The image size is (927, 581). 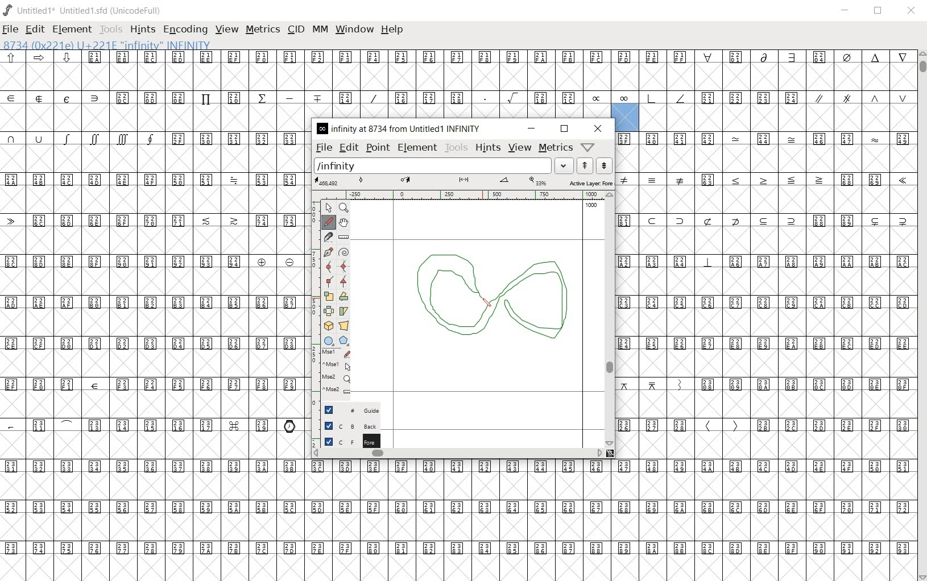 I want to click on restore down, so click(x=564, y=129).